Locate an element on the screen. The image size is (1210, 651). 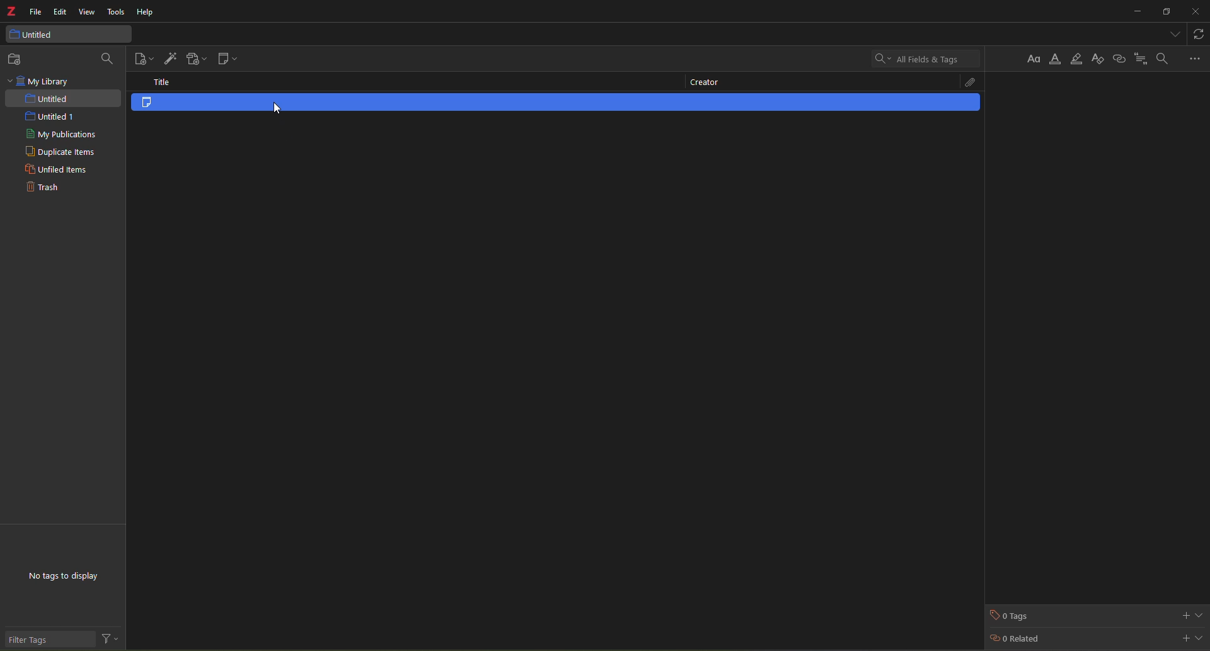
no tags to display is located at coordinates (66, 577).